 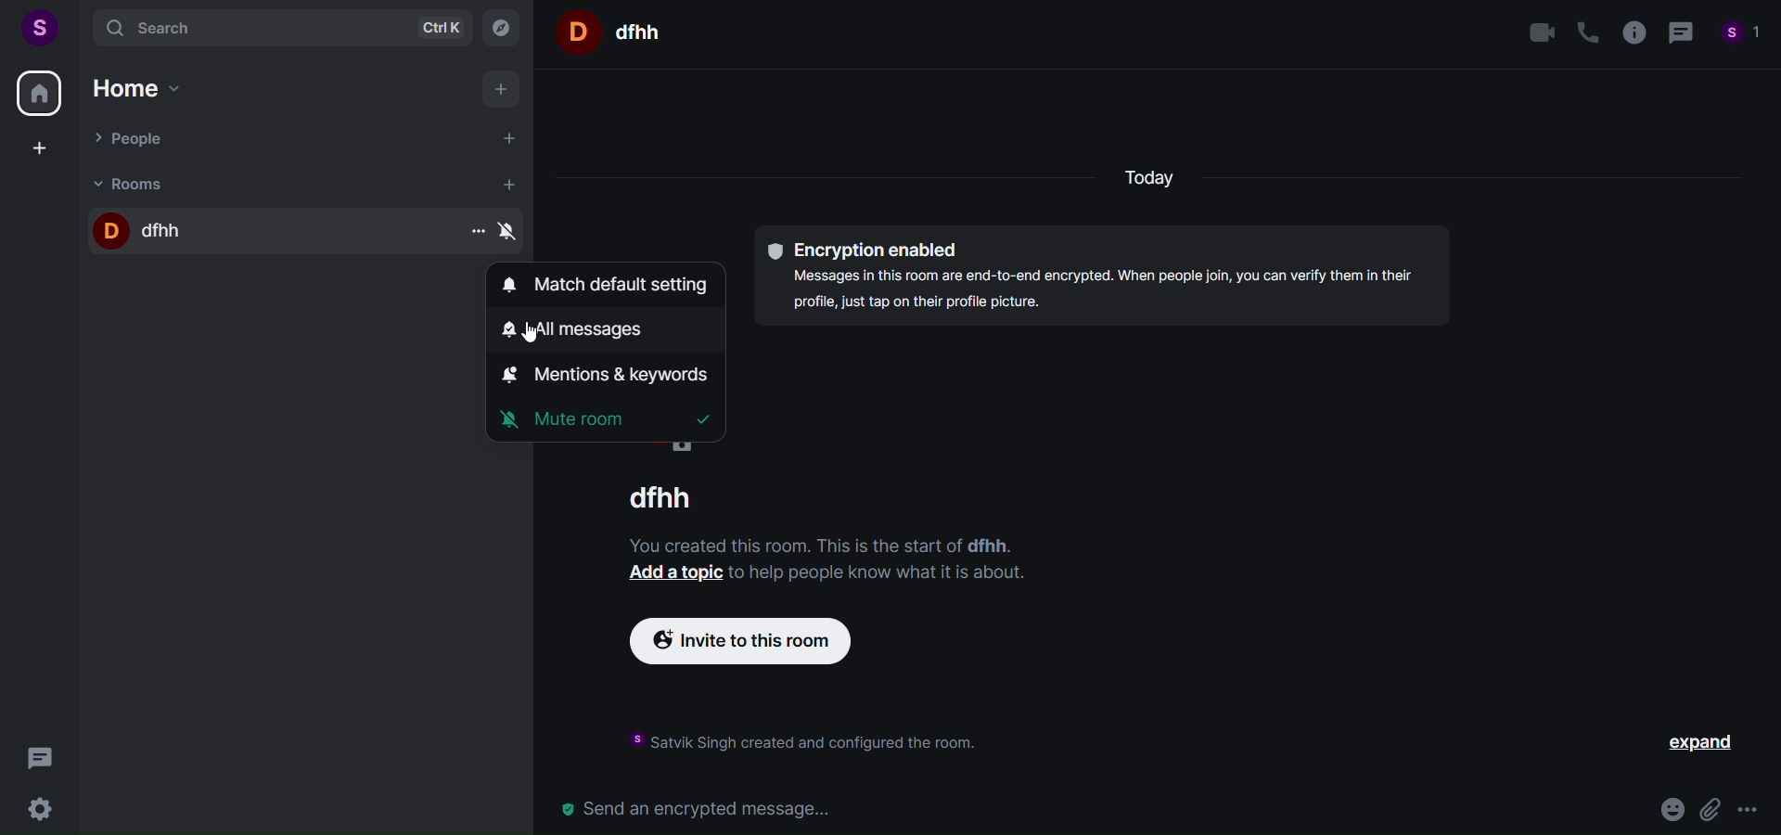 I want to click on user, so click(x=41, y=28).